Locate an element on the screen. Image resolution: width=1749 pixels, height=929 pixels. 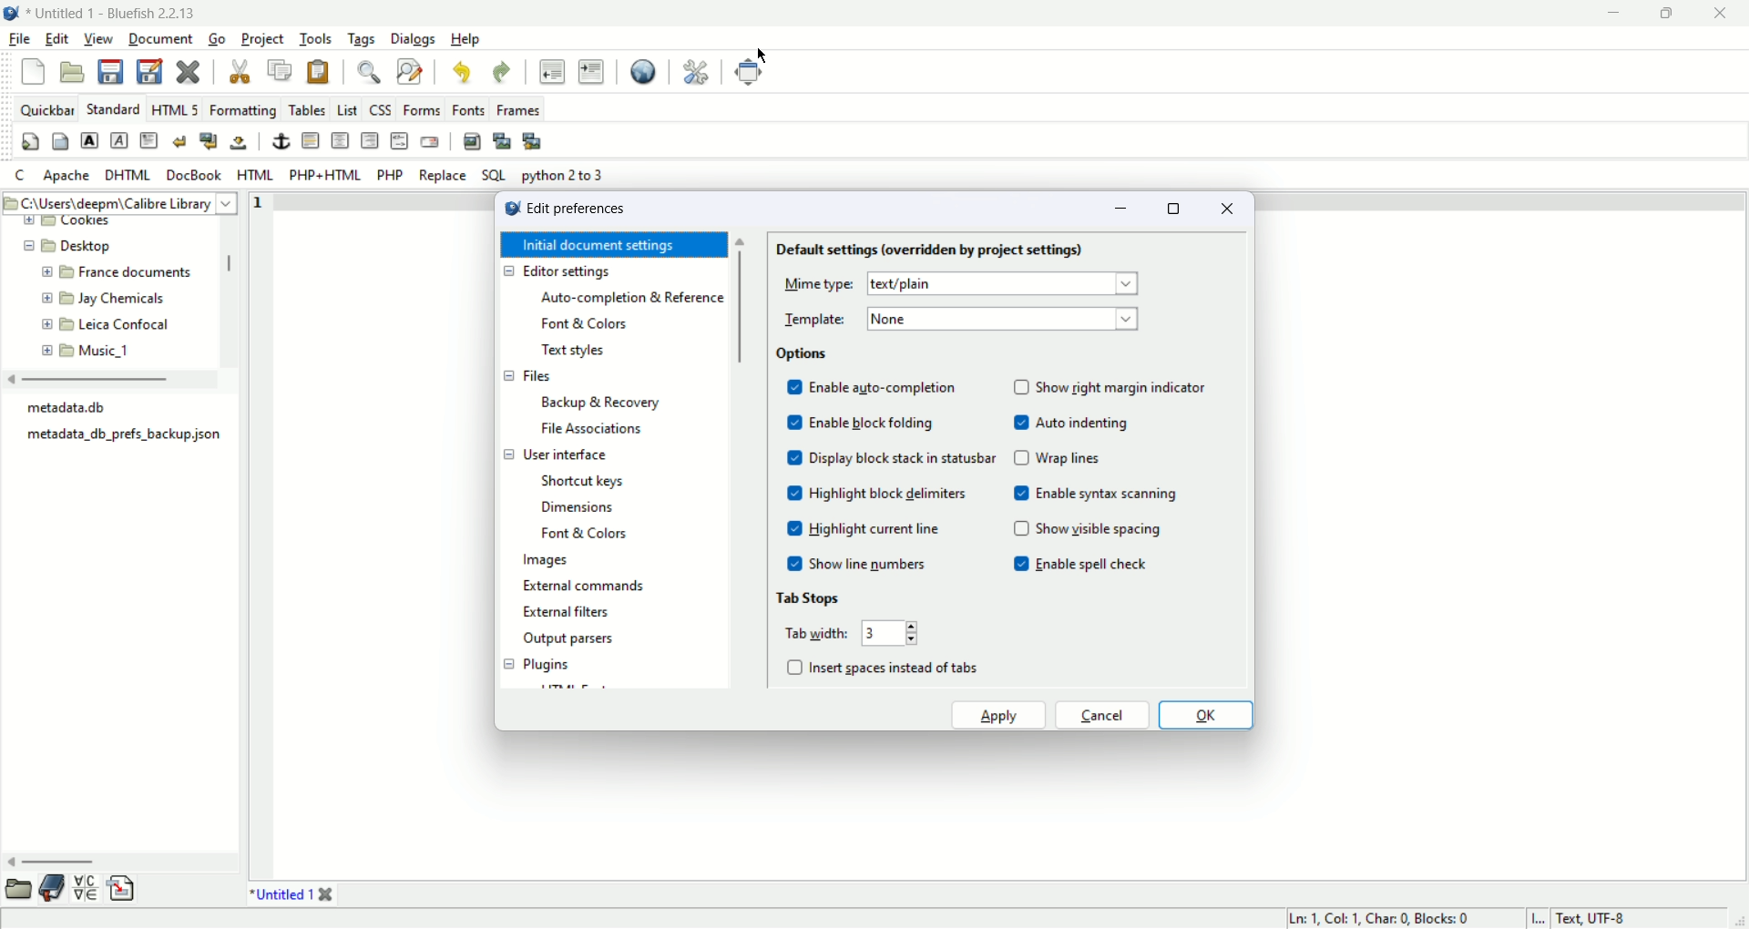
maximize is located at coordinates (1671, 15).